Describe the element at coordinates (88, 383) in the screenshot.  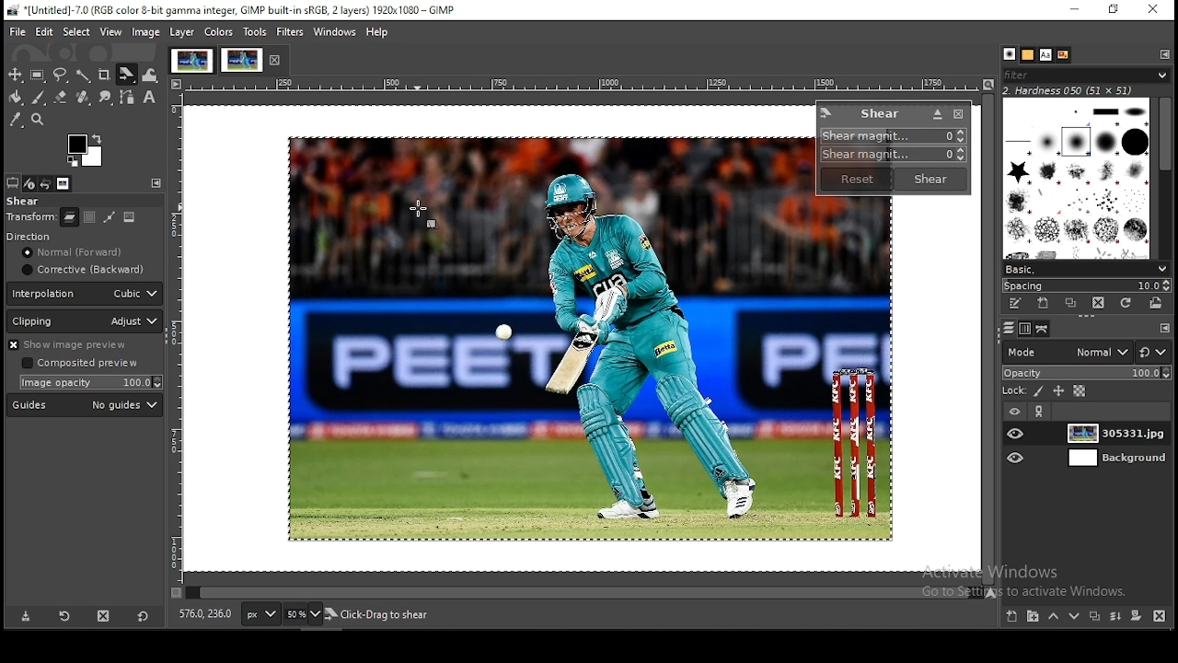
I see `image opacity` at that location.